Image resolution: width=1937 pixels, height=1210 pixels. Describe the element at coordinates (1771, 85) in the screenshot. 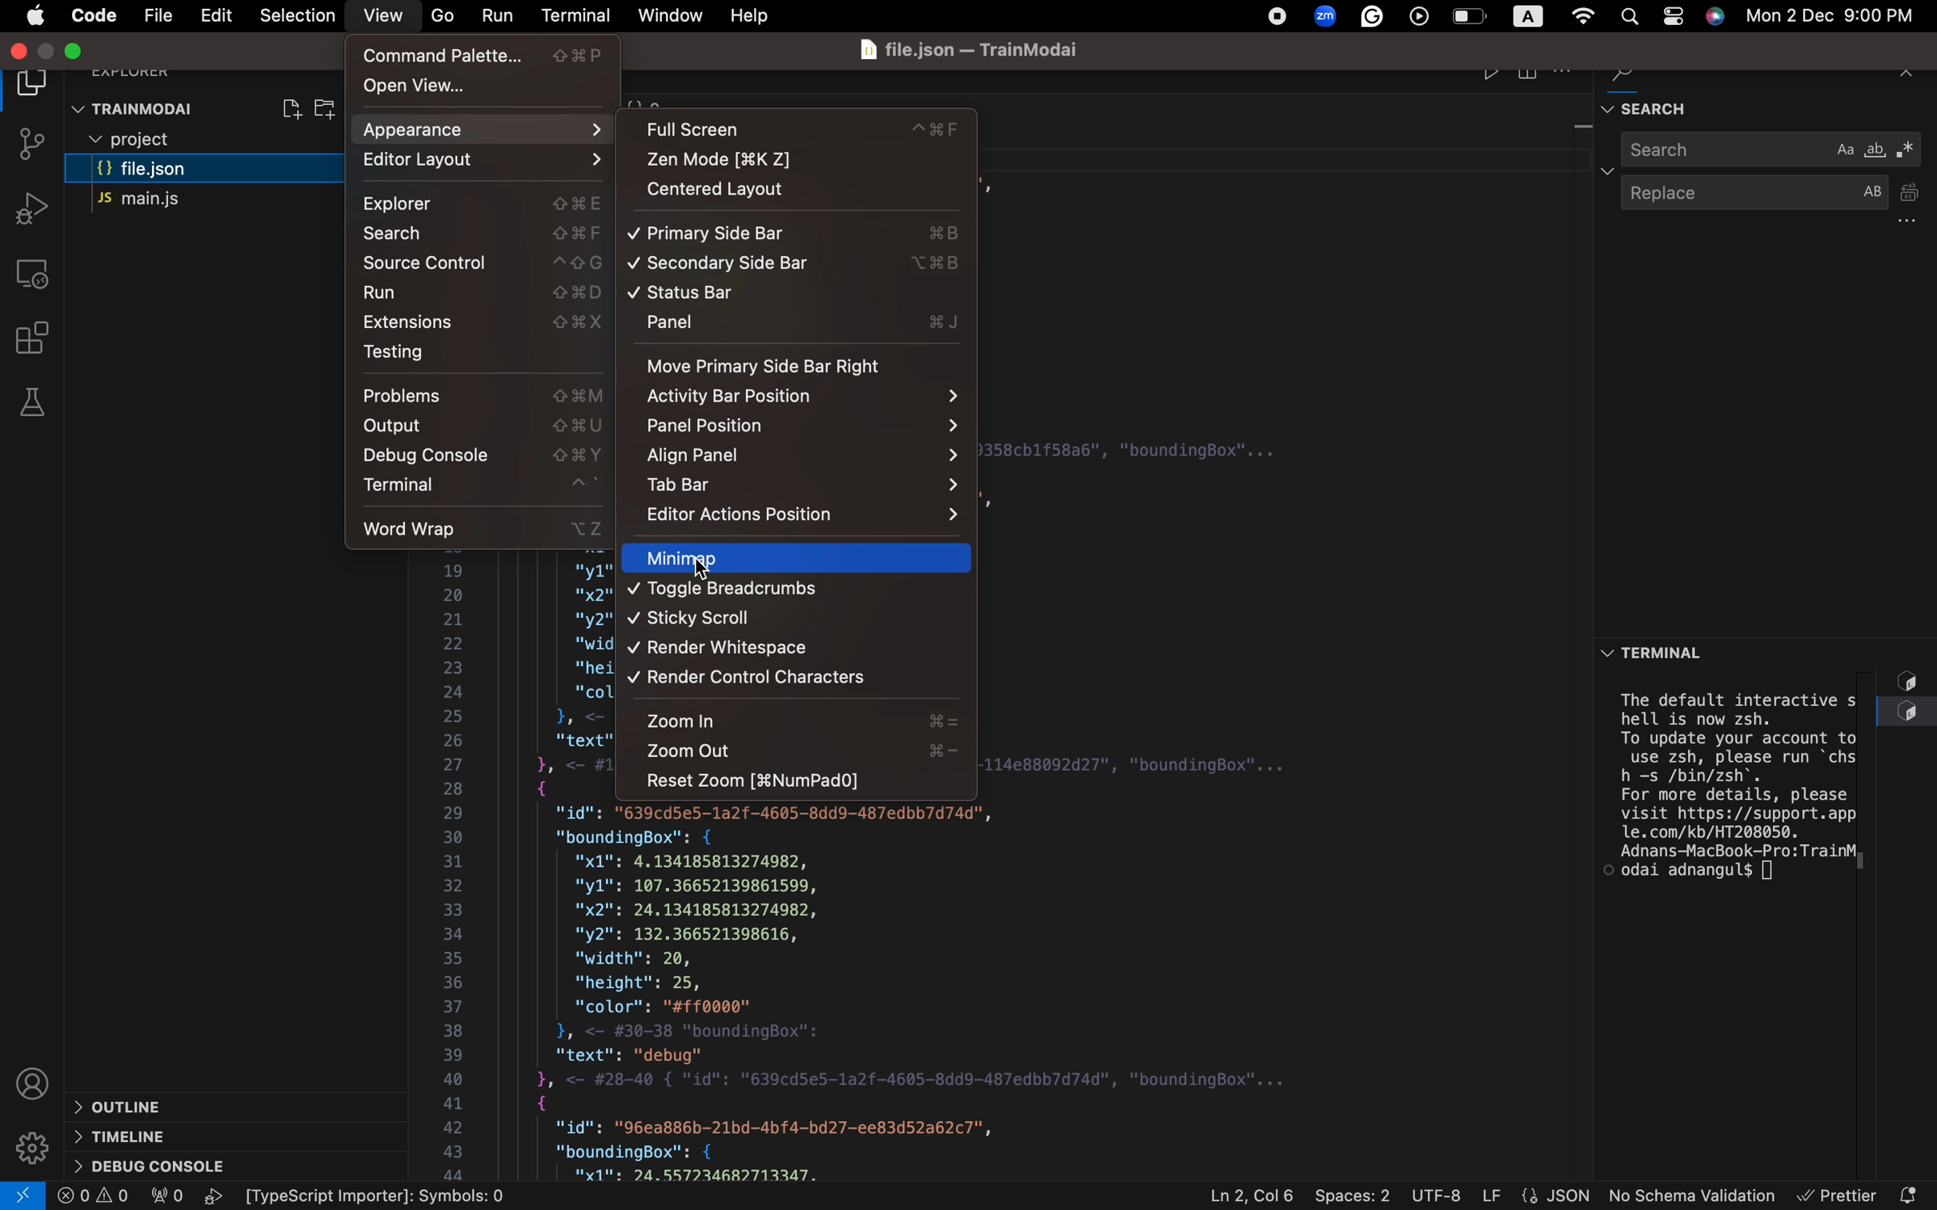

I see `find and search` at that location.